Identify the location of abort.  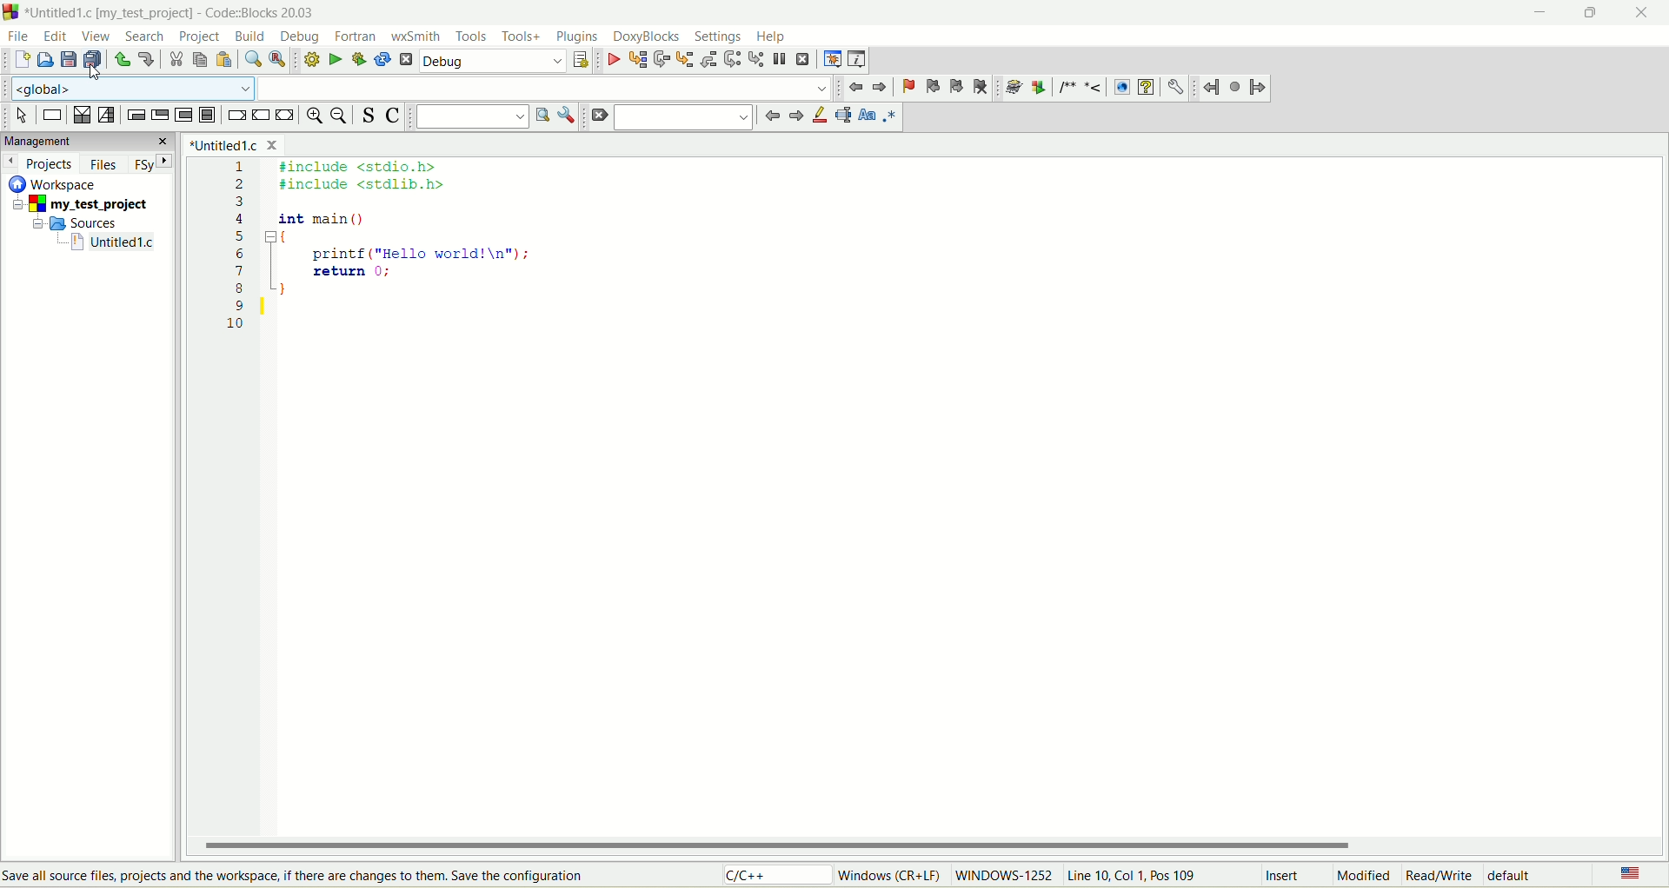
(405, 59).